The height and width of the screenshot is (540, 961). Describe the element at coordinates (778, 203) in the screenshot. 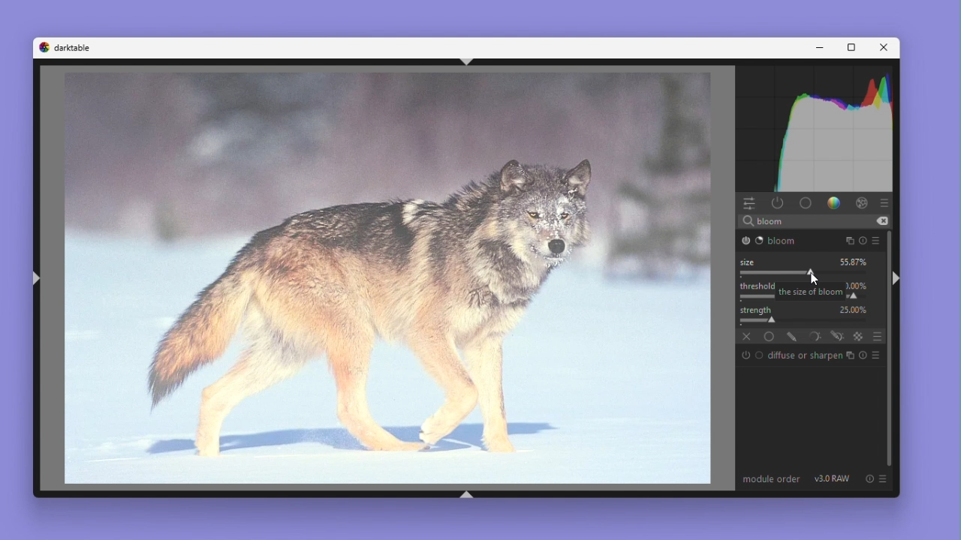

I see `Show only active modules` at that location.